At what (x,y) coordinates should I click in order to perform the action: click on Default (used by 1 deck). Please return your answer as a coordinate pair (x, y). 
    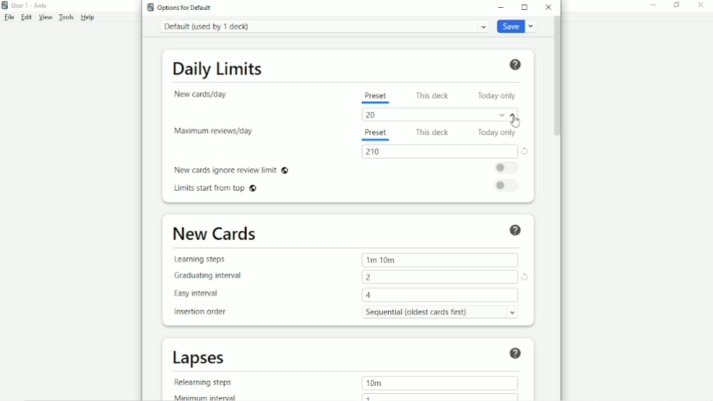
    Looking at the image, I should click on (323, 26).